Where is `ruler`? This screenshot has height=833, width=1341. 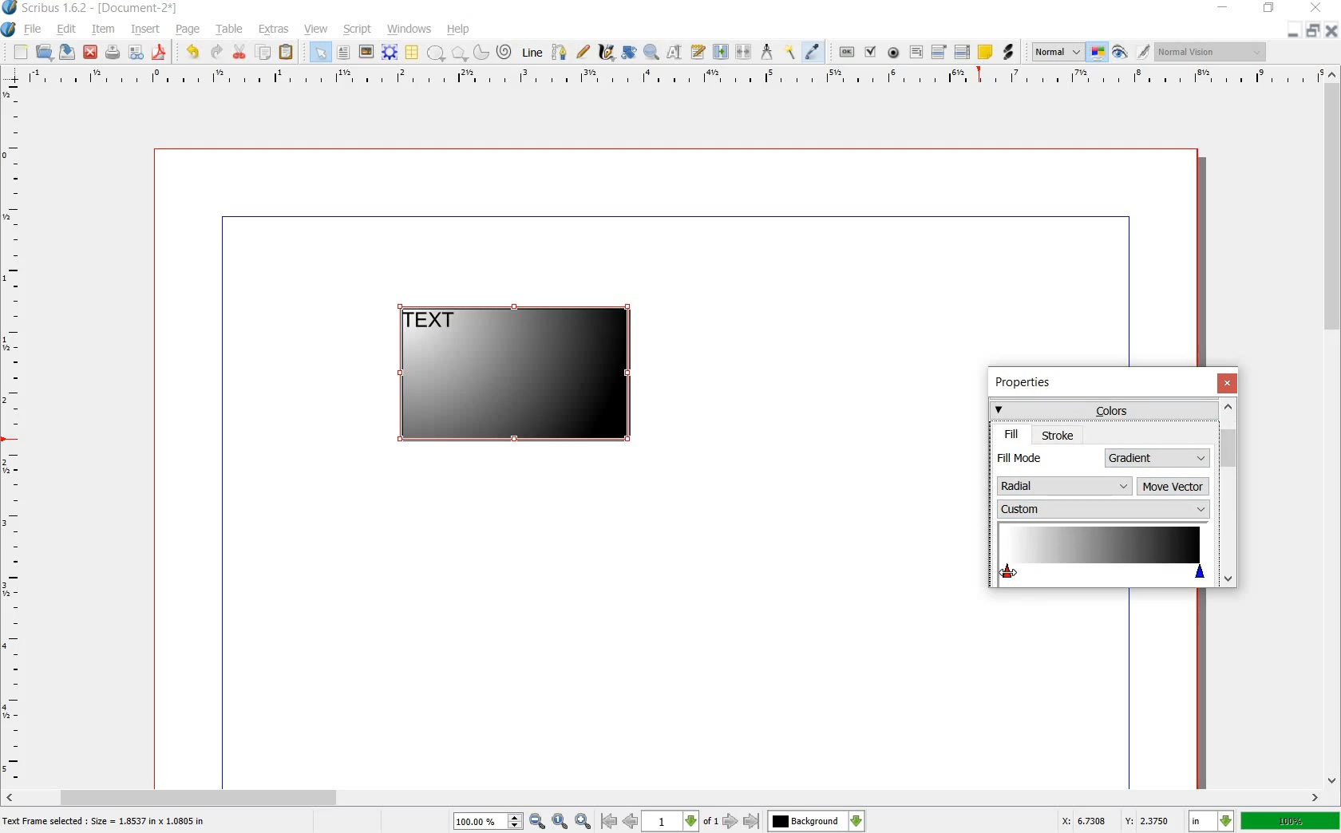
ruler is located at coordinates (14, 434).